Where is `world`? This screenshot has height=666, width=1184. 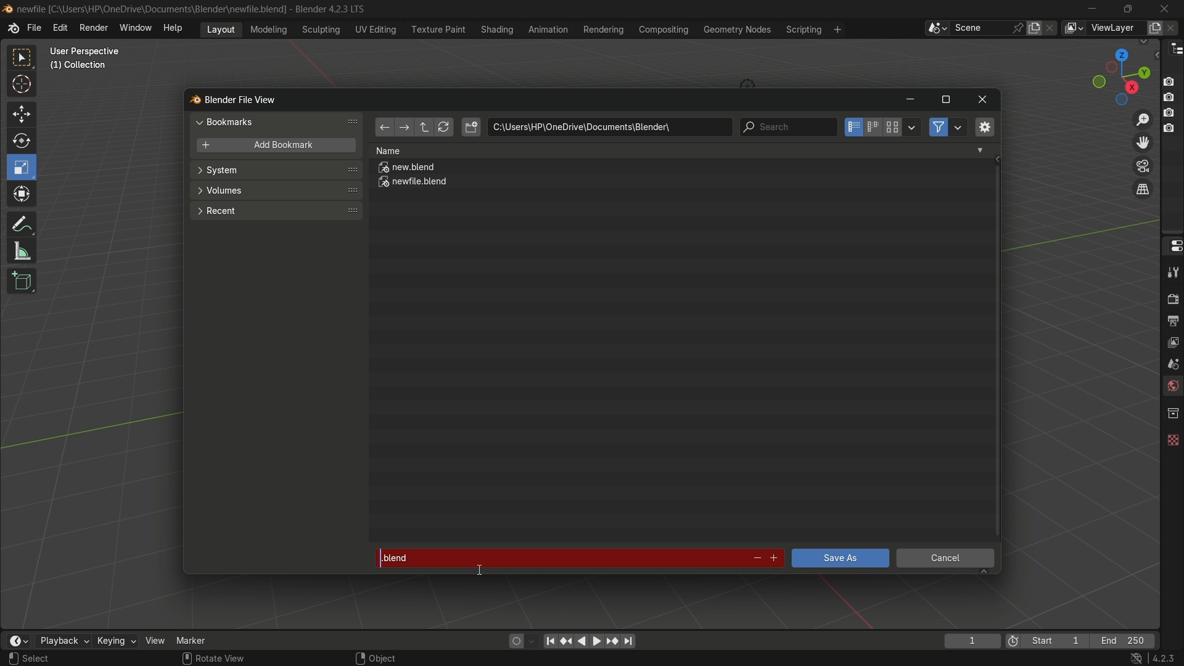
world is located at coordinates (1172, 387).